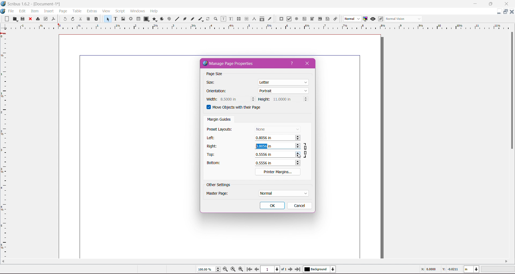  I want to click on Preview mode, so click(373, 19).